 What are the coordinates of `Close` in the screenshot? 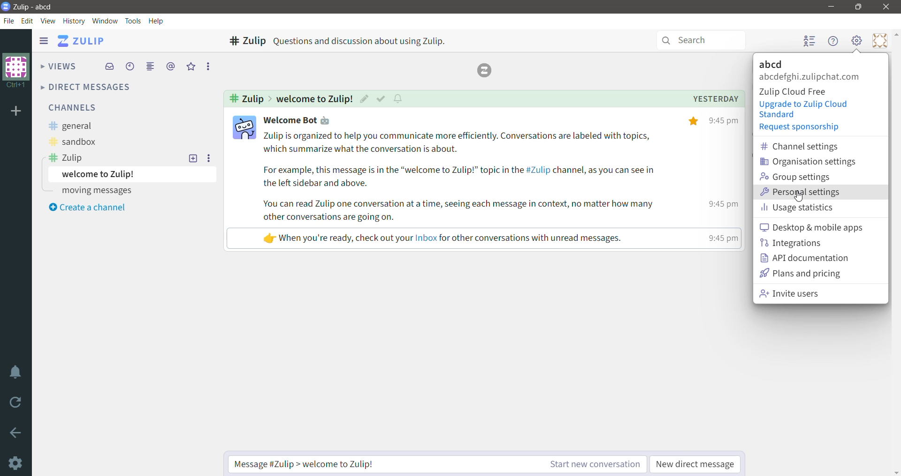 It's located at (888, 7).